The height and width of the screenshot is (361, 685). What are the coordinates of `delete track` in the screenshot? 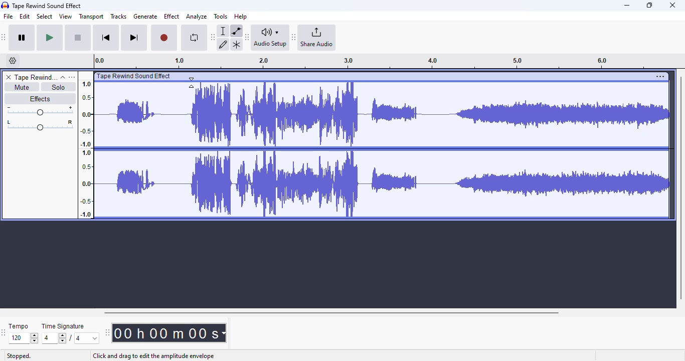 It's located at (9, 77).